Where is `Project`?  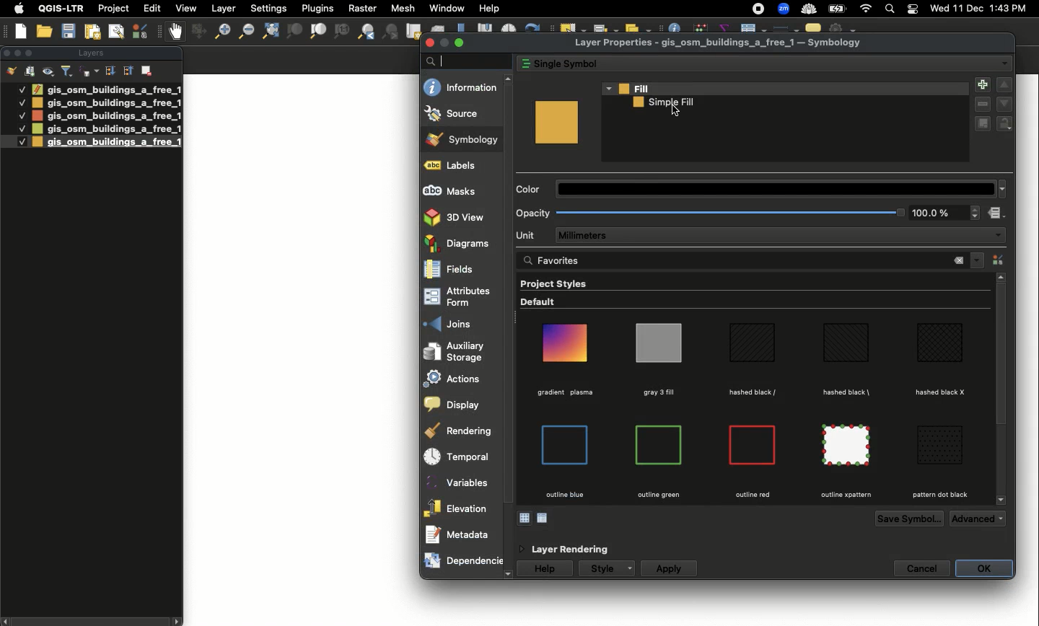
Project is located at coordinates (113, 9).